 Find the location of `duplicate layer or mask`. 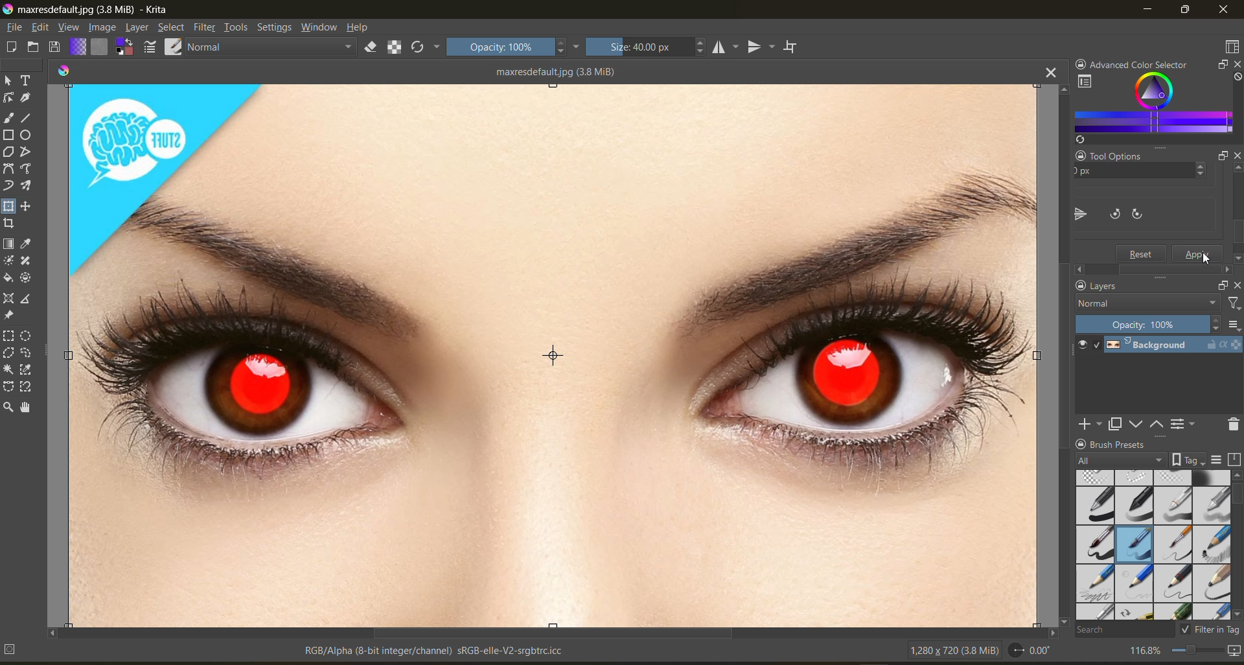

duplicate layer or mask is located at coordinates (1115, 423).